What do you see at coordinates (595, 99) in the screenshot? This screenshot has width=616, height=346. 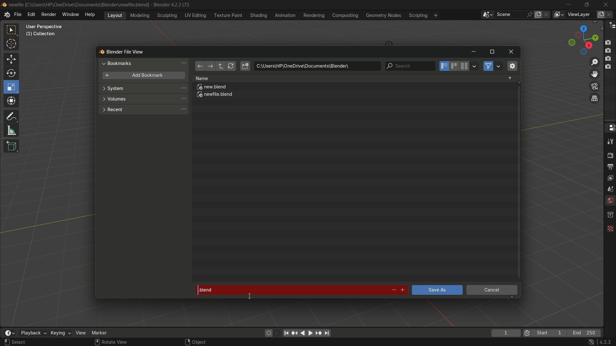 I see `switch current view layer` at bounding box center [595, 99].